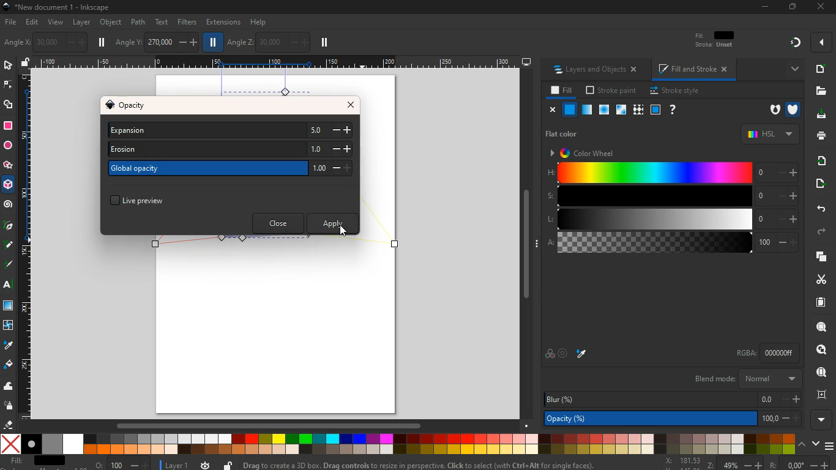 The height and width of the screenshot is (470, 836). Describe the element at coordinates (9, 425) in the screenshot. I see `erase` at that location.